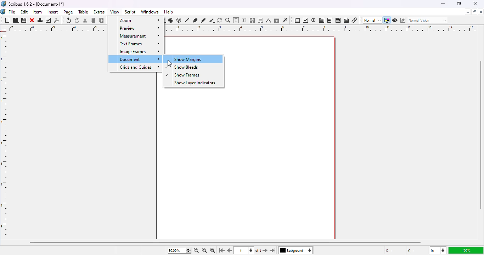 This screenshot has width=484, height=255. Describe the element at coordinates (244, 20) in the screenshot. I see `edit text with story editor` at that location.